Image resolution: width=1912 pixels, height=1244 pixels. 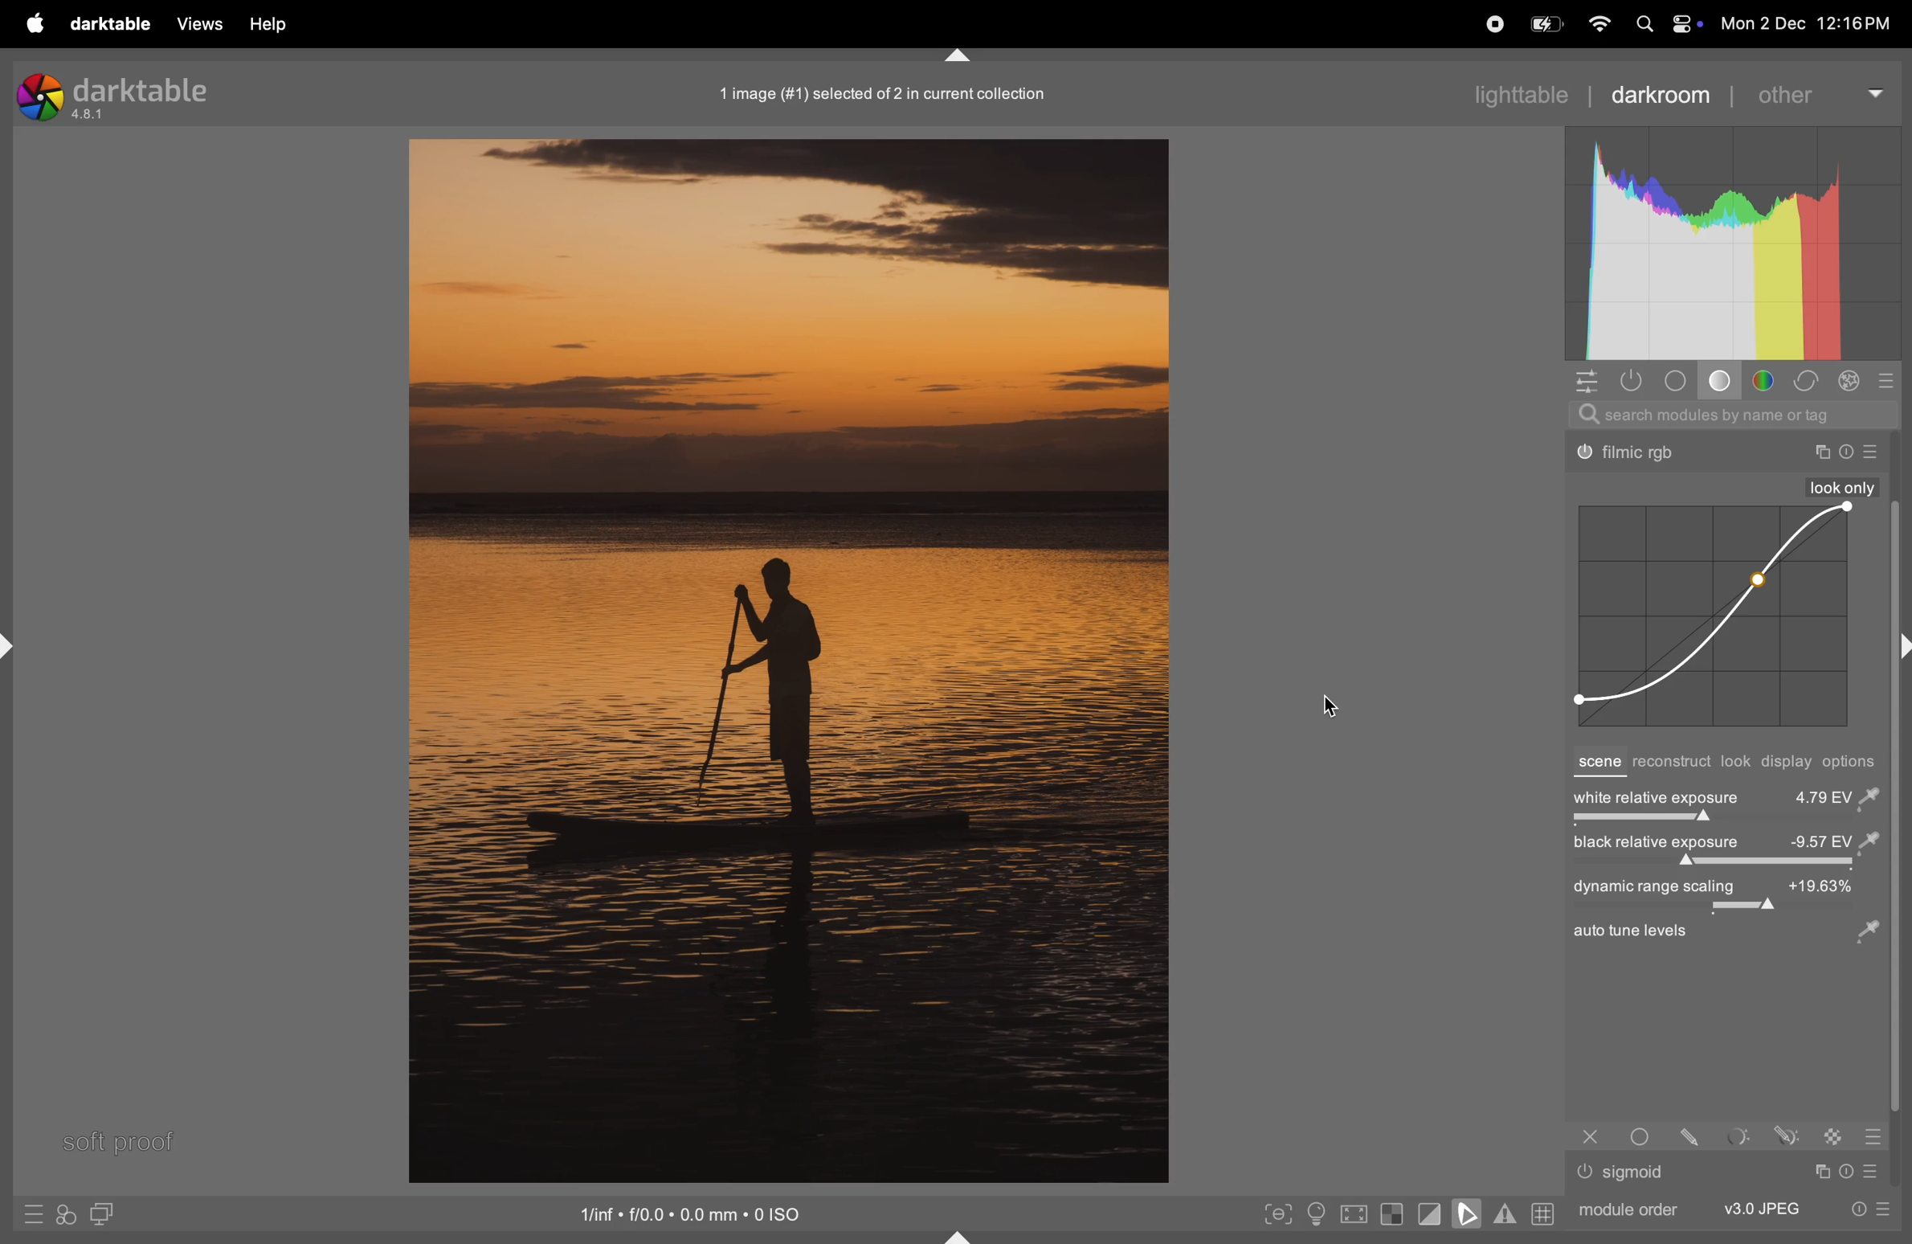 I want to click on date and time, so click(x=1813, y=26).